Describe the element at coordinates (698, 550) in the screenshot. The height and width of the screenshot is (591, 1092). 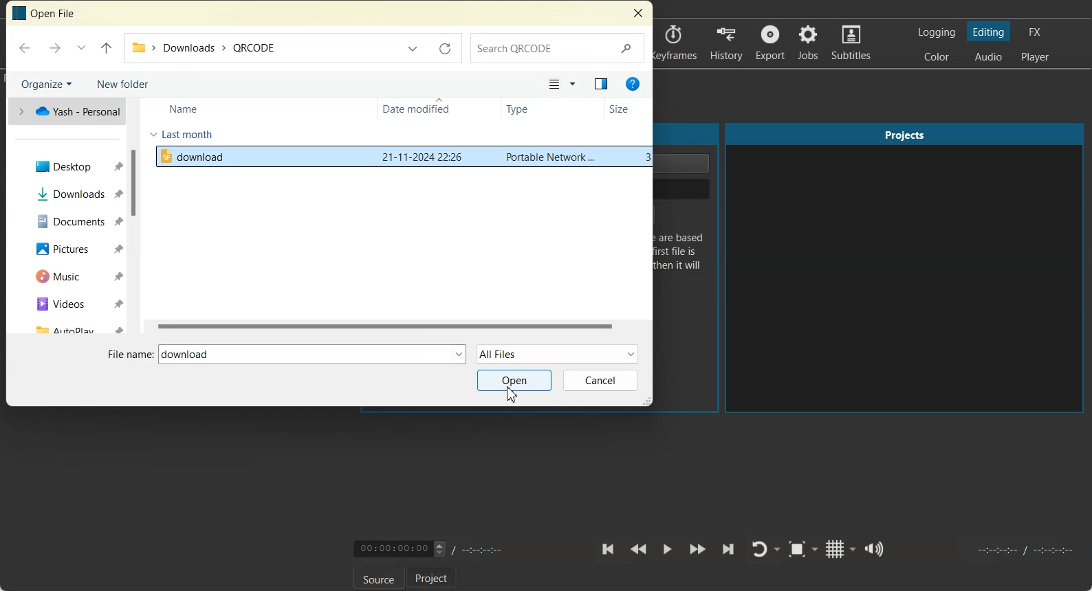
I see `Play quickly forward` at that location.